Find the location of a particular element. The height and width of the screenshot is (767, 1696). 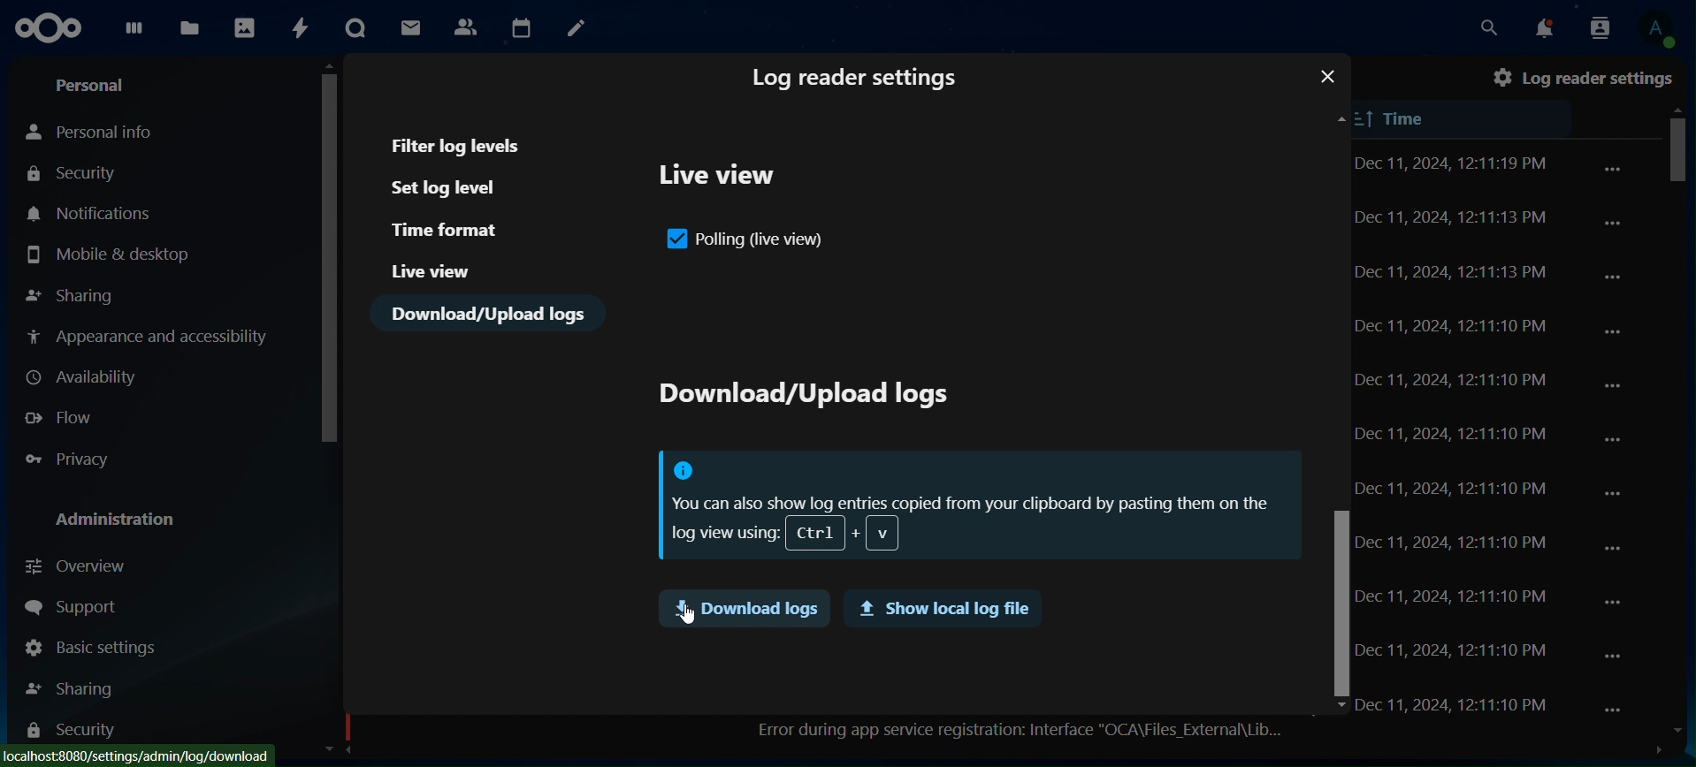

scrollbar is located at coordinates (1678, 169).